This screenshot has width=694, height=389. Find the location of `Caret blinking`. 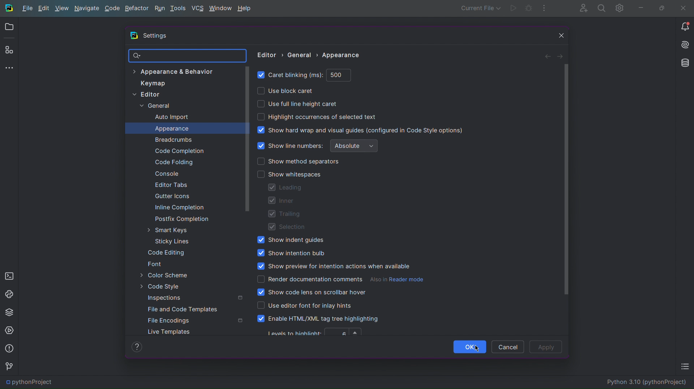

Caret blinking is located at coordinates (304, 76).